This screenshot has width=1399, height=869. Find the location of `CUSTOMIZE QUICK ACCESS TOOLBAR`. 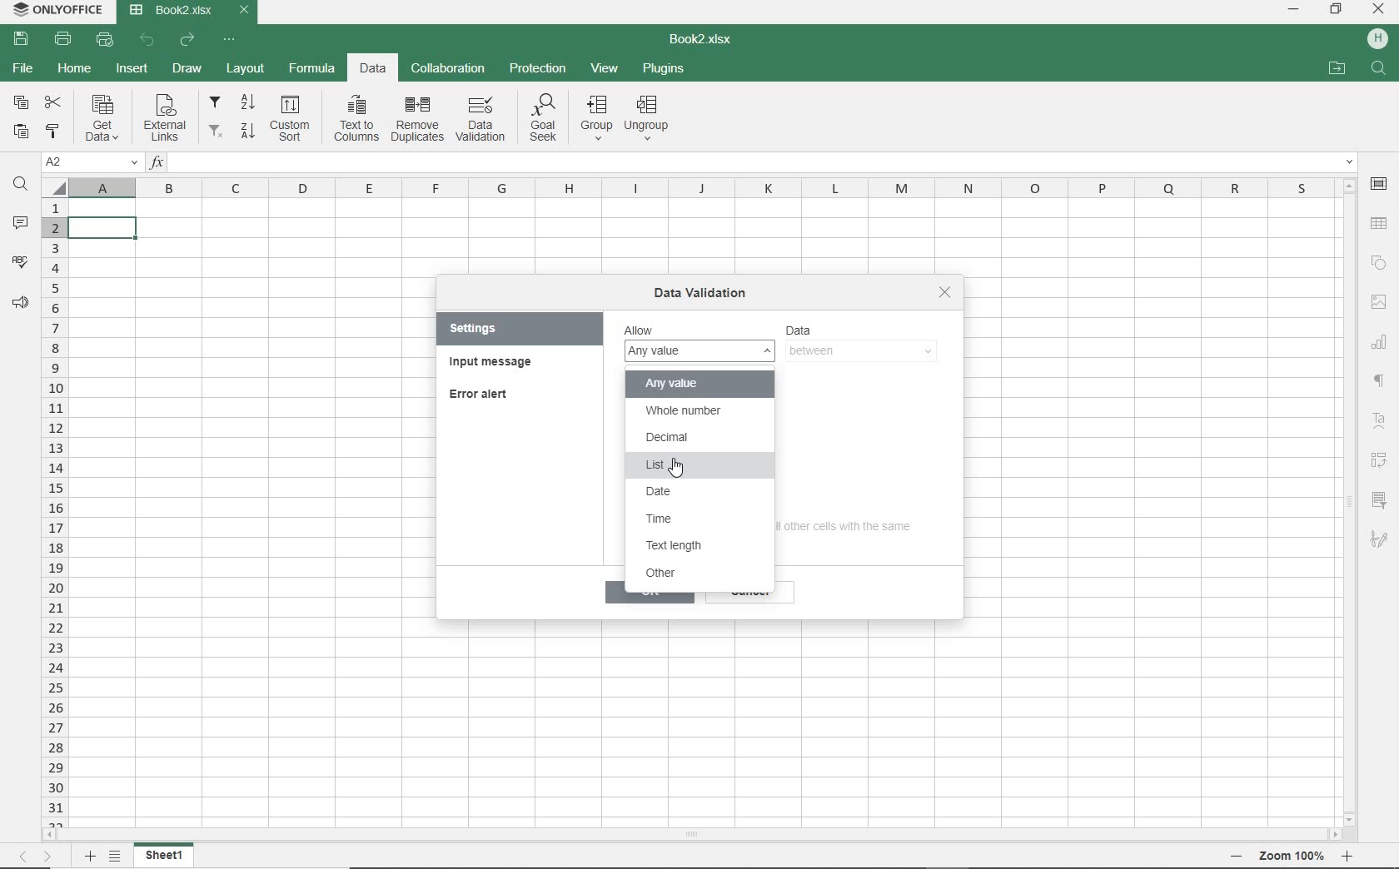

CUSTOMIZE QUICK ACCESS TOOLBAR is located at coordinates (231, 41).